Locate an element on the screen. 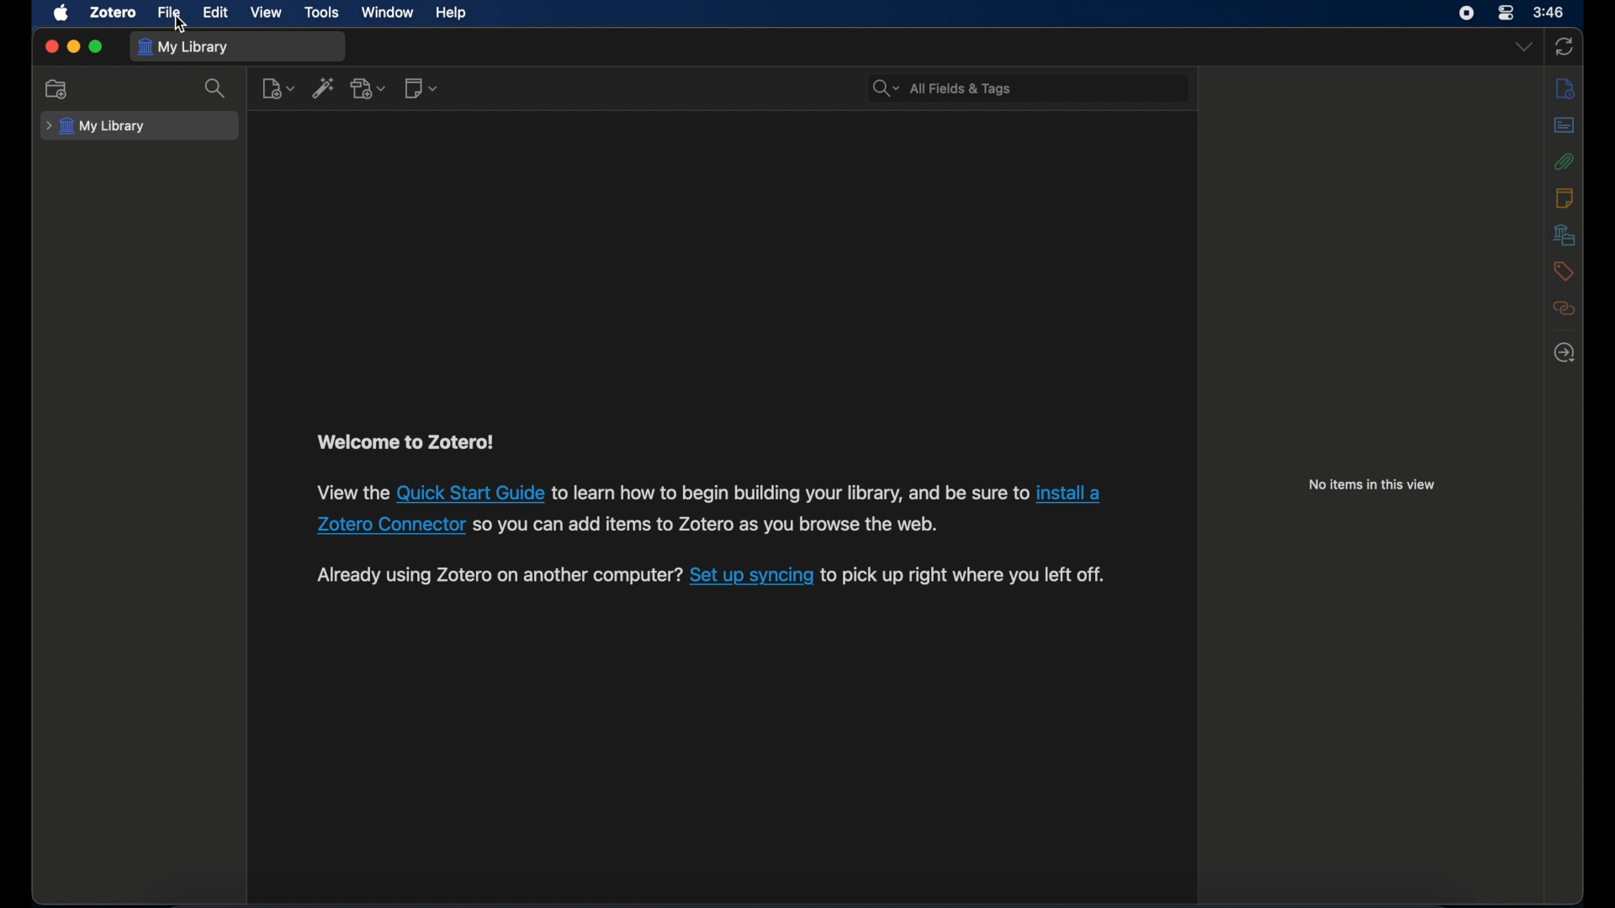 The width and height of the screenshot is (1615, 908). my library is located at coordinates (182, 48).